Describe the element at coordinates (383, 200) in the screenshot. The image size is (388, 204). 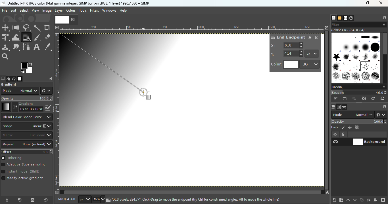
I see `Delete this layer` at that location.